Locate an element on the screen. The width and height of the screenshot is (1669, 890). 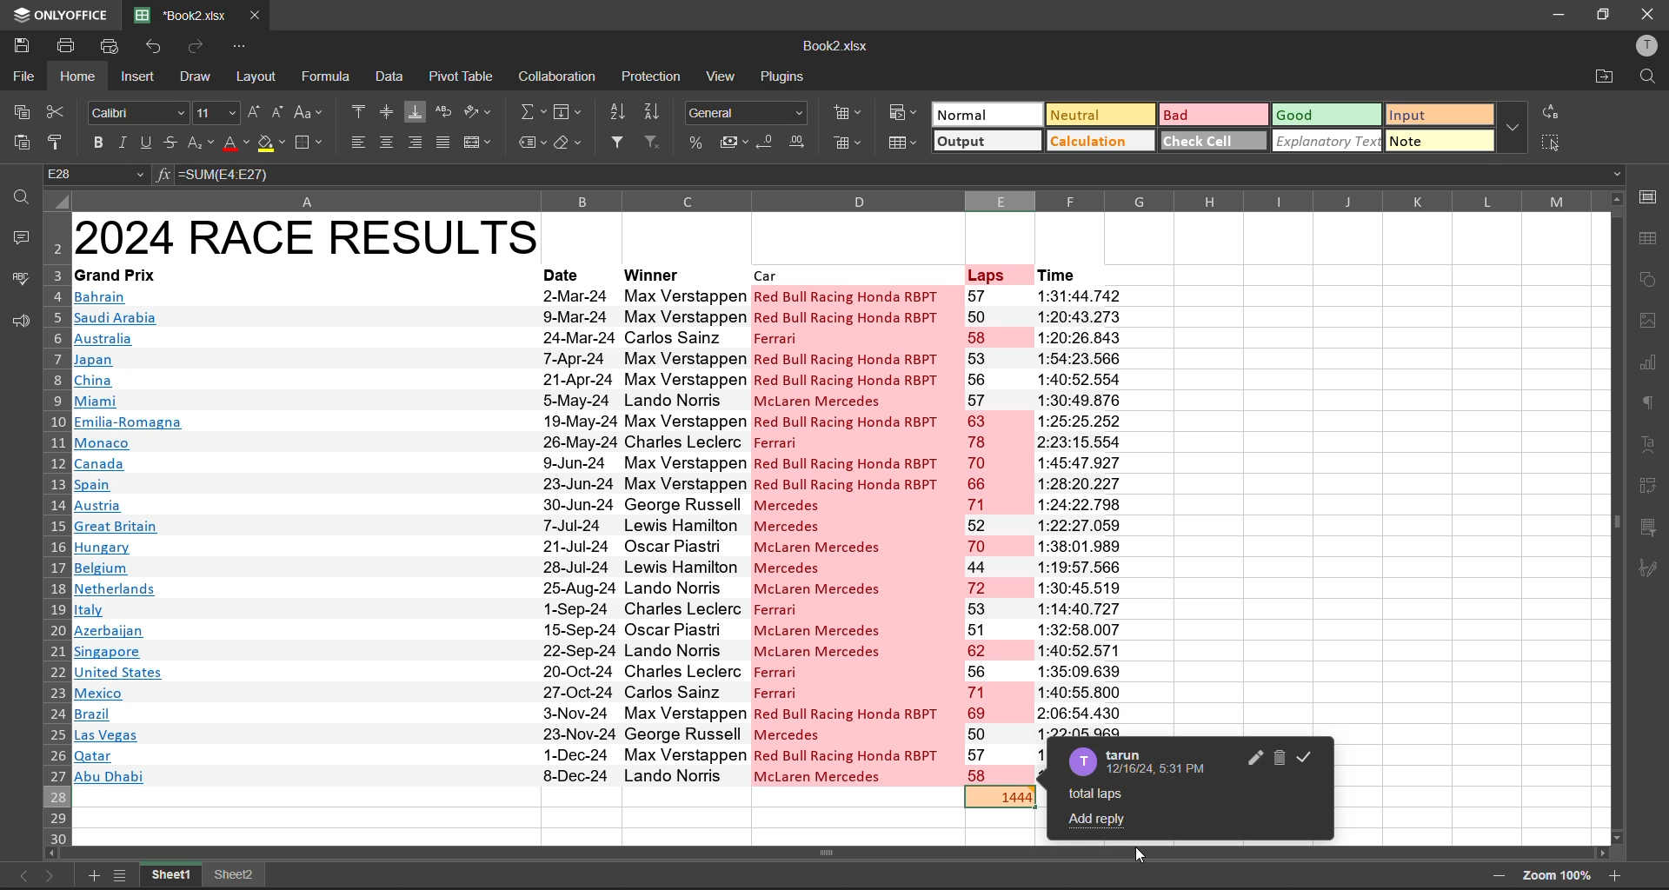
zoom out is located at coordinates (1500, 876).